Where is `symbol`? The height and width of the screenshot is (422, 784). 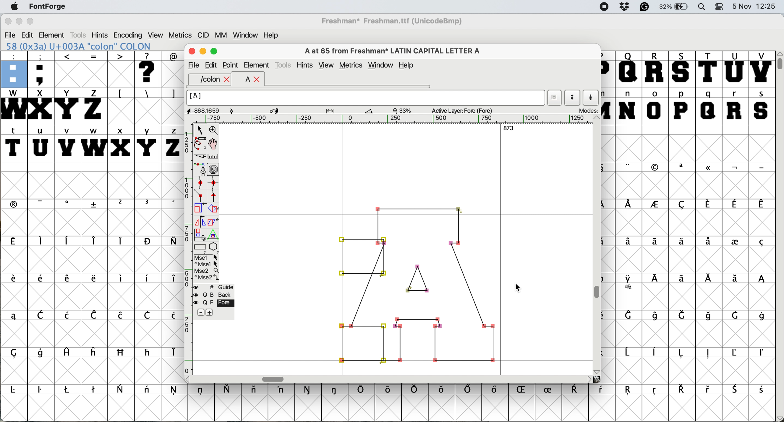
symbol is located at coordinates (14, 241).